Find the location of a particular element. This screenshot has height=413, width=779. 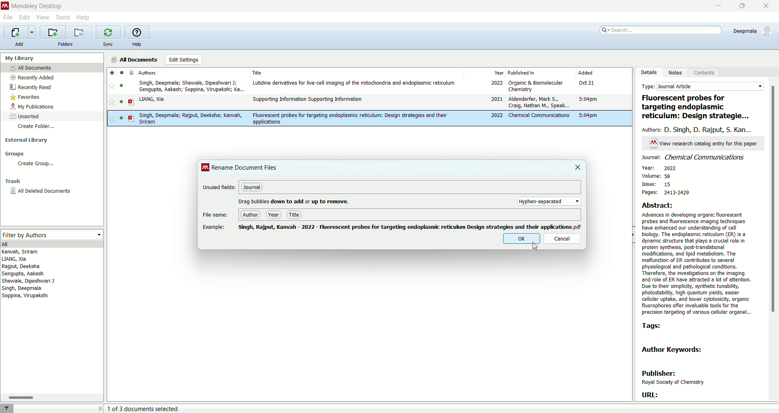

read/unread is located at coordinates (121, 85).